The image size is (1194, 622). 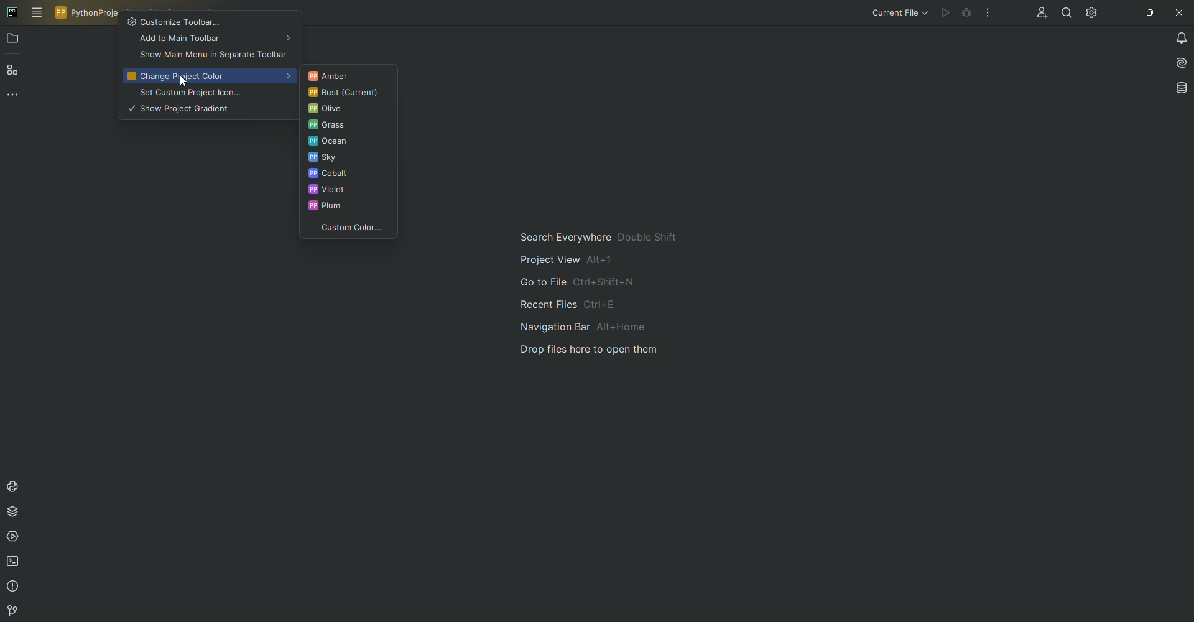 What do you see at coordinates (1118, 12) in the screenshot?
I see `Minimize` at bounding box center [1118, 12].